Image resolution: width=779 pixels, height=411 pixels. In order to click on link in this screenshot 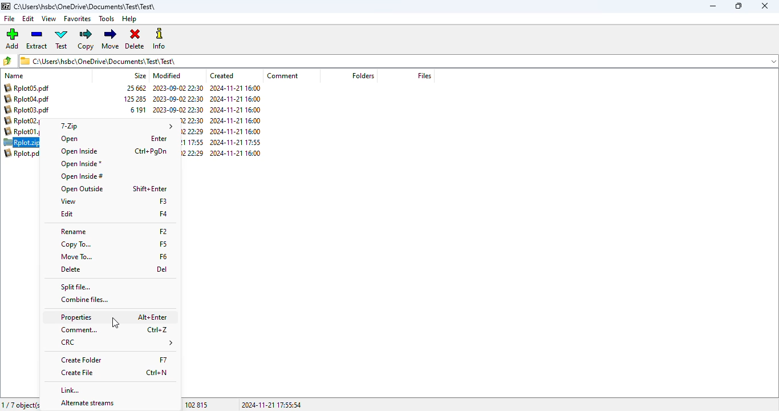, I will do `click(70, 390)`.